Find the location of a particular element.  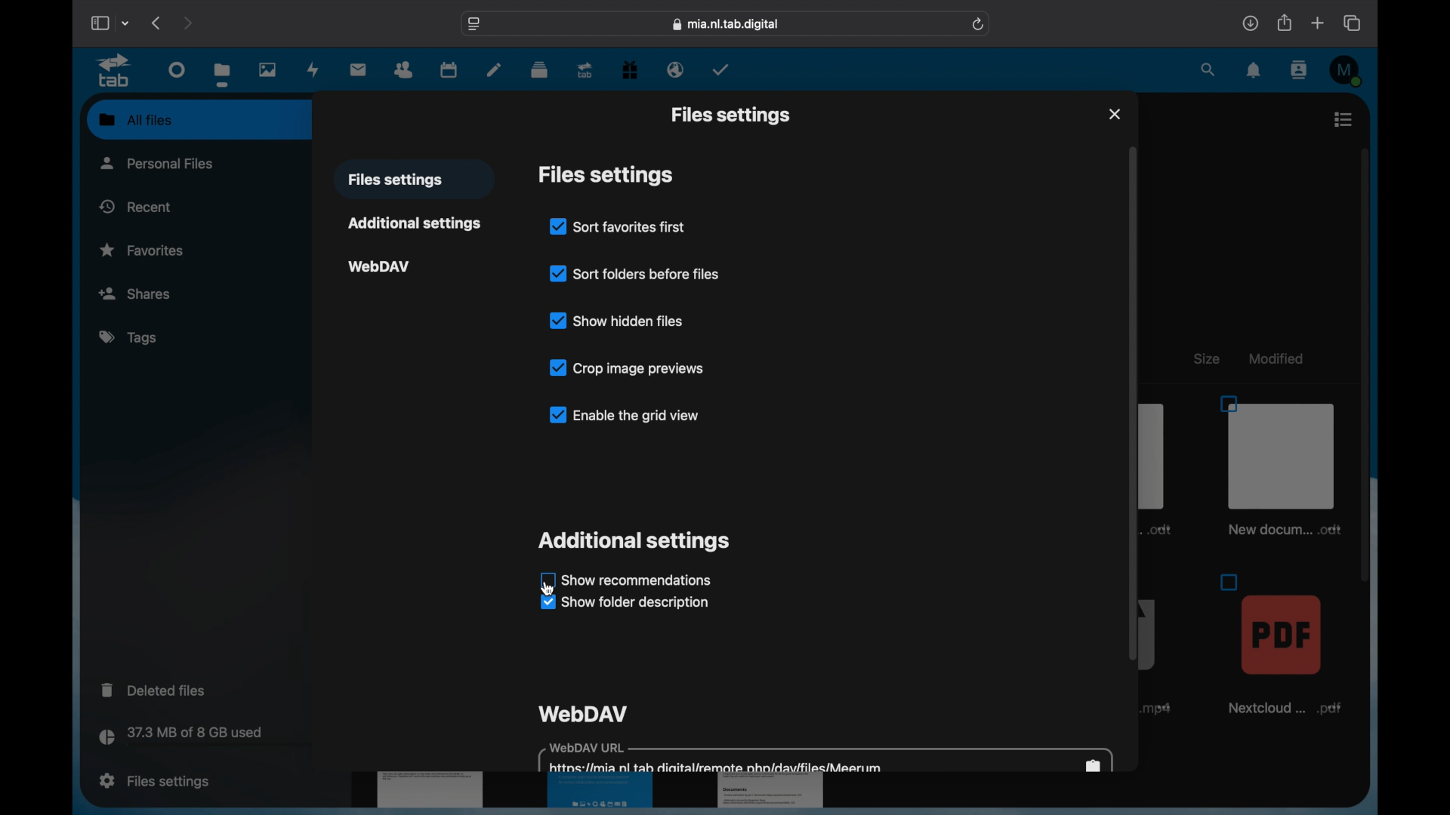

recent is located at coordinates (137, 206).